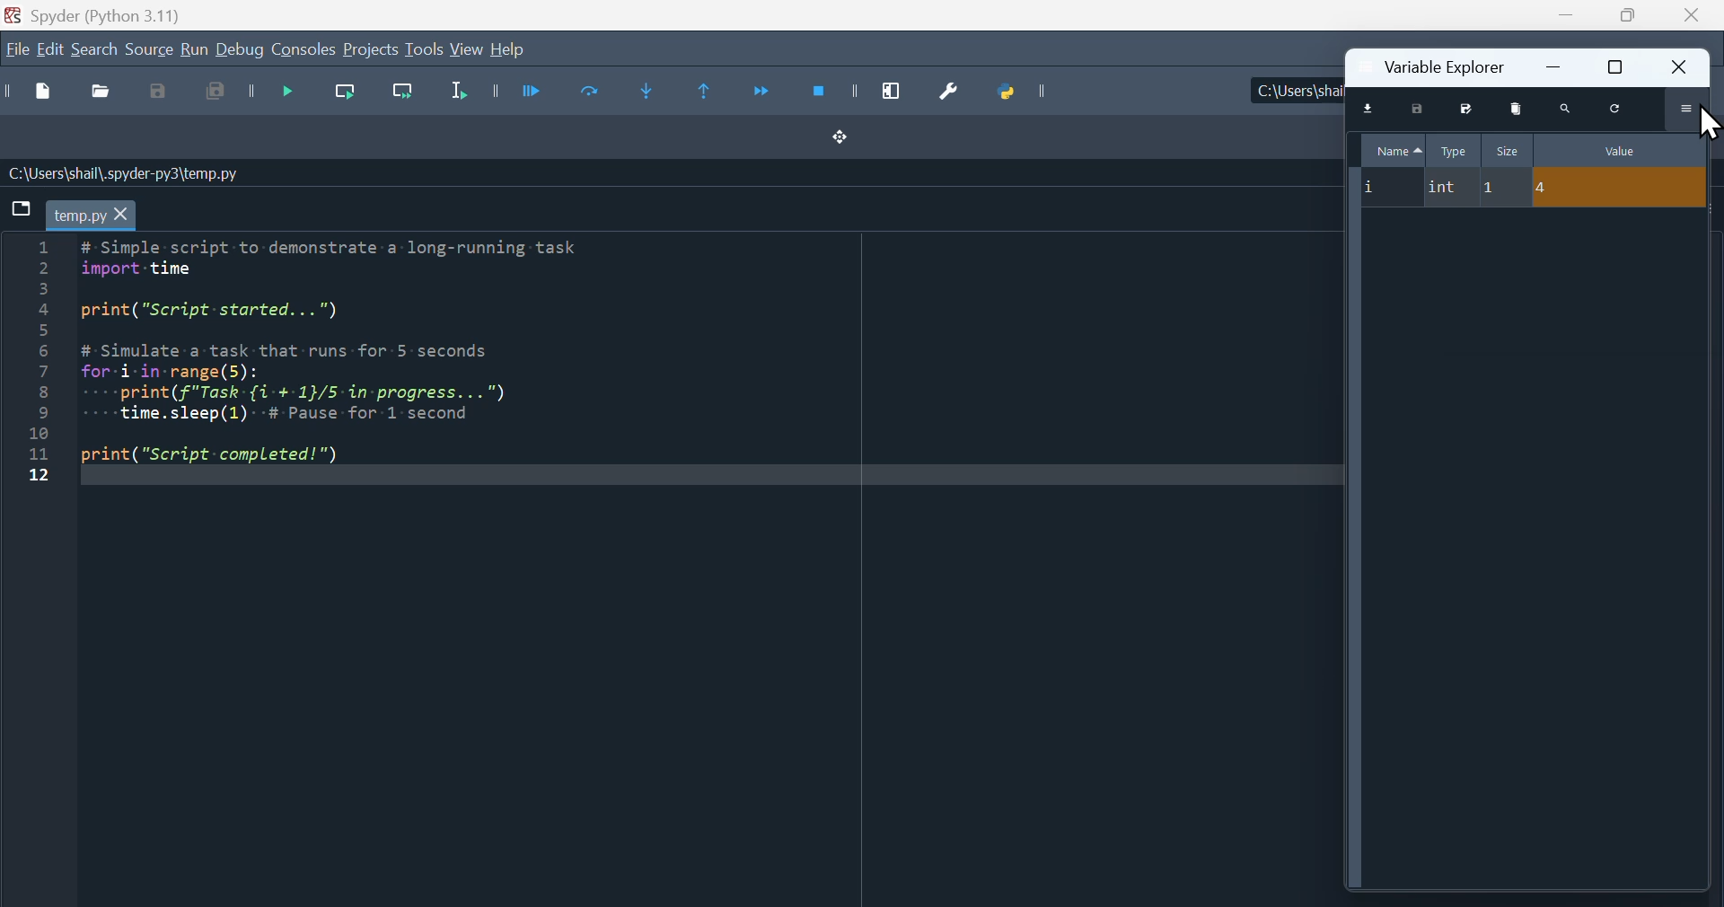 This screenshot has width=1724, height=907. Describe the element at coordinates (1711, 121) in the screenshot. I see `Cursor` at that location.